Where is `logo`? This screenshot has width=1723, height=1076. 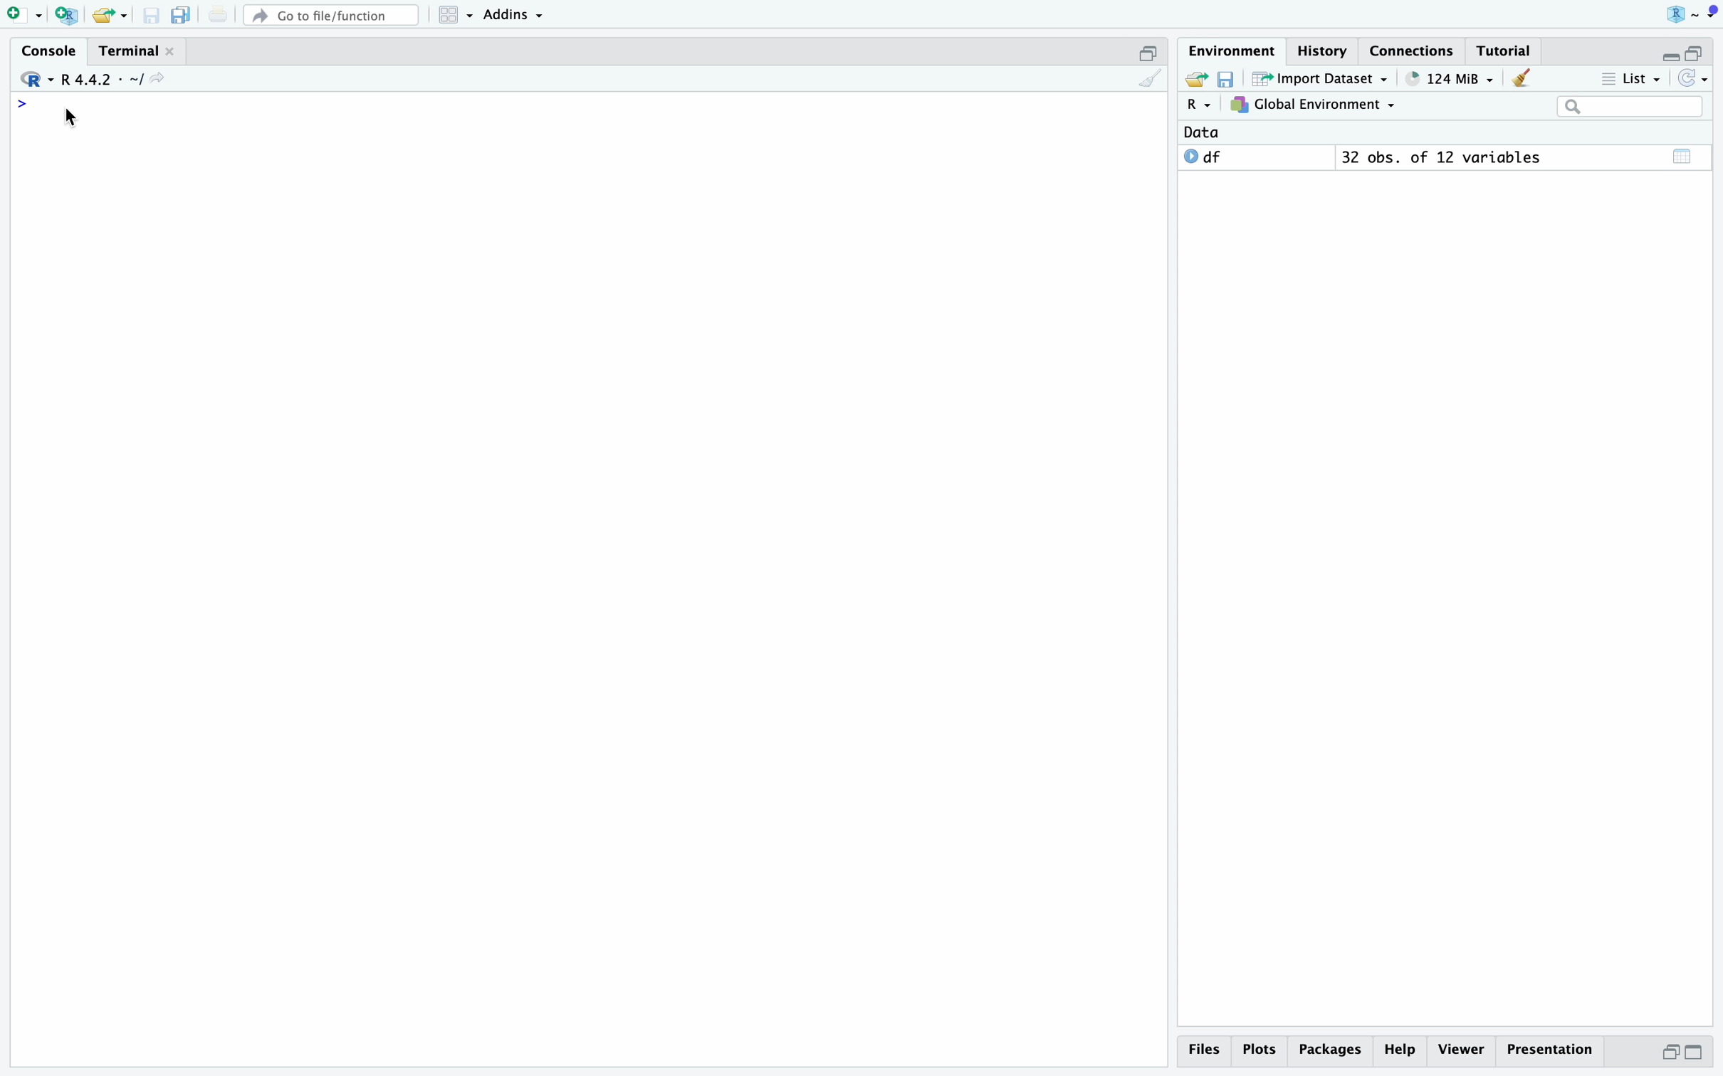
logo is located at coordinates (1692, 15).